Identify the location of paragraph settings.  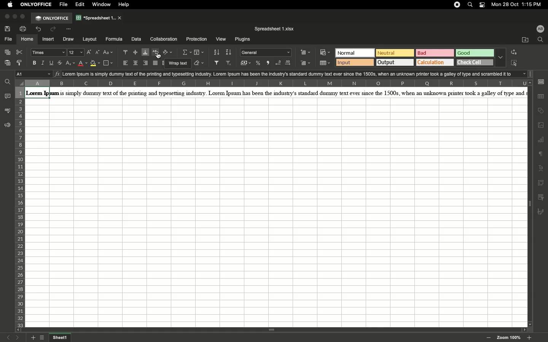
(541, 82).